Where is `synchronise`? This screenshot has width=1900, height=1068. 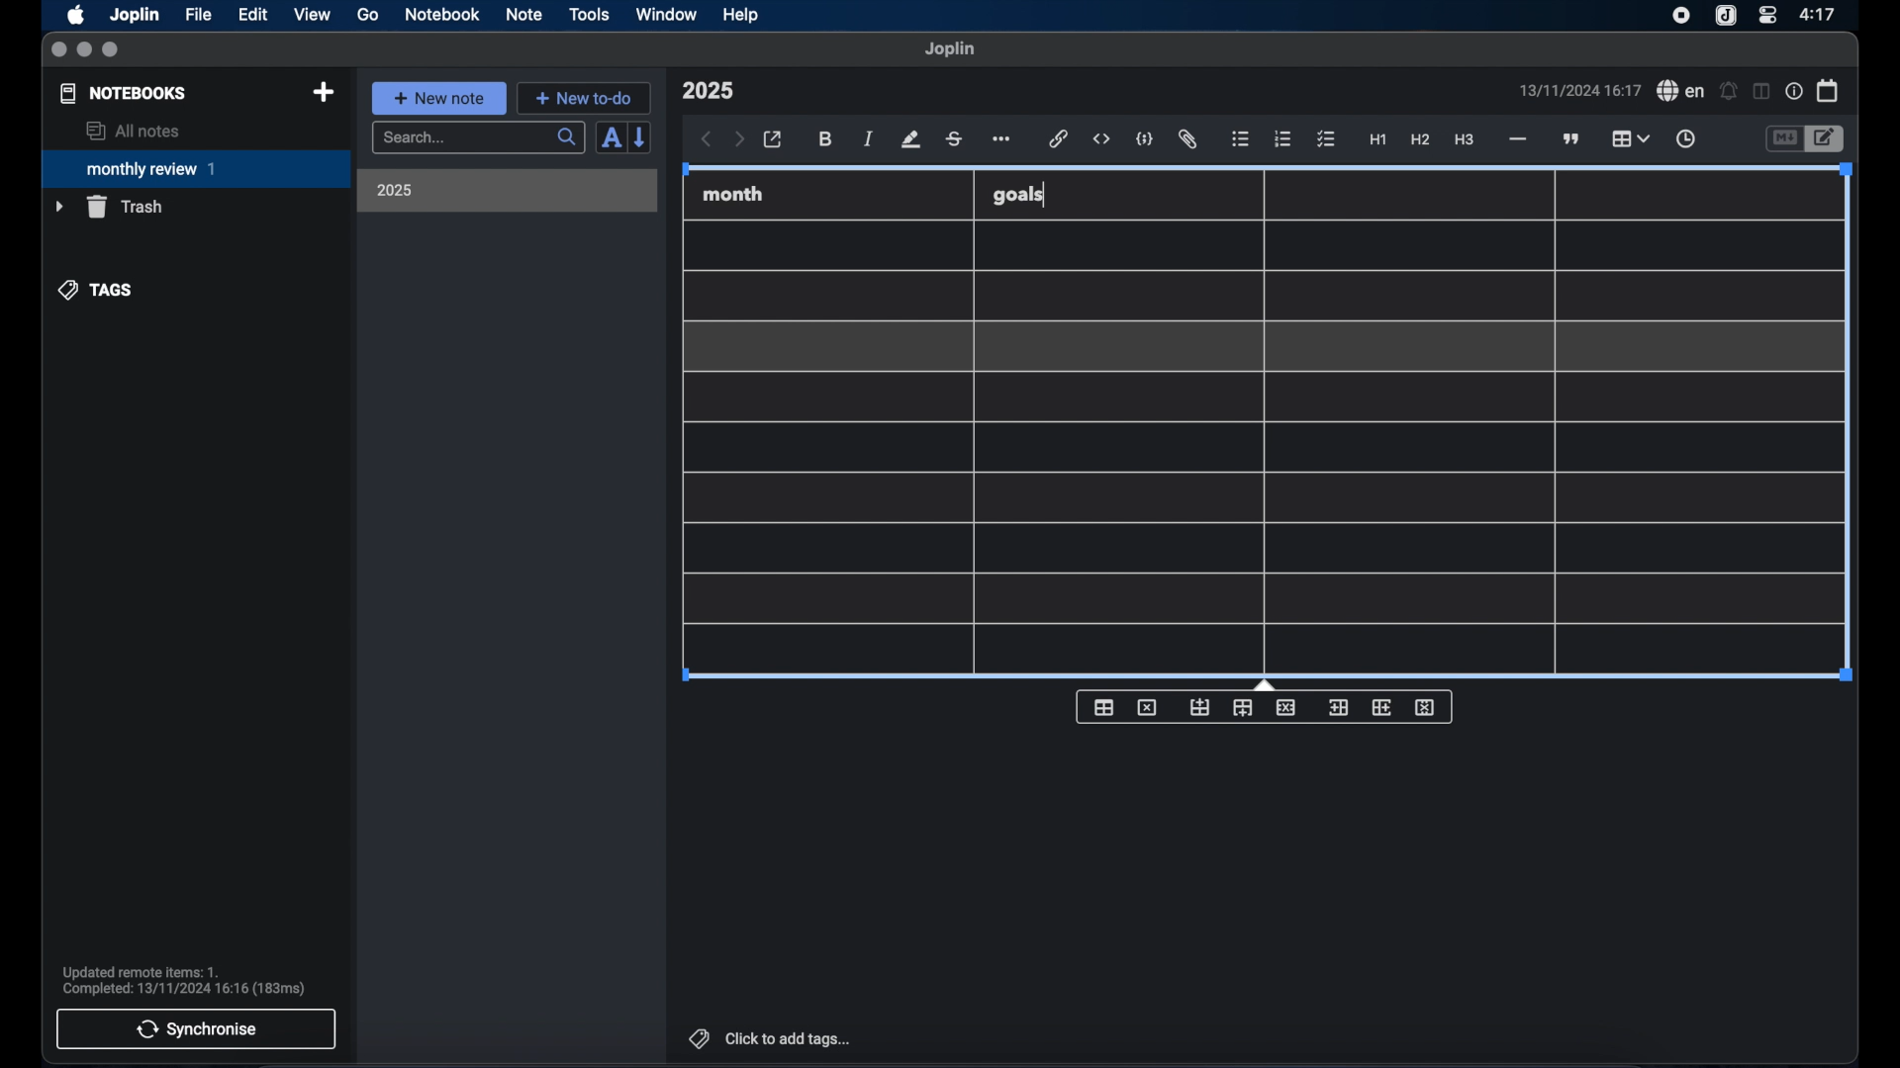 synchronise is located at coordinates (196, 1028).